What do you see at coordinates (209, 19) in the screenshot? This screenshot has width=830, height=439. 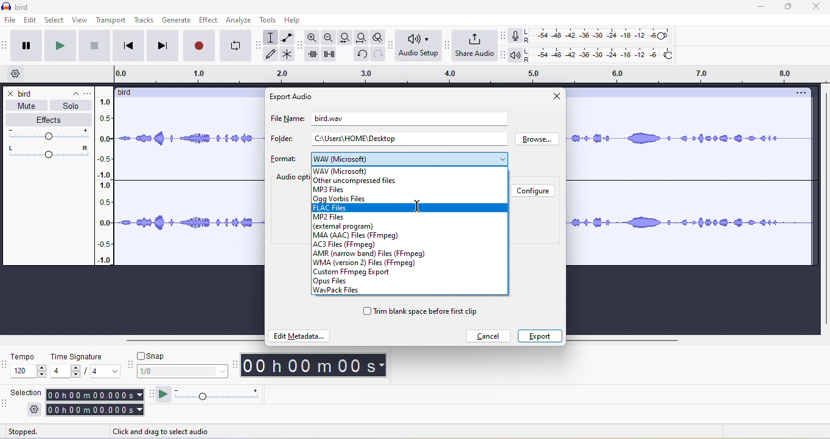 I see `effect` at bounding box center [209, 19].